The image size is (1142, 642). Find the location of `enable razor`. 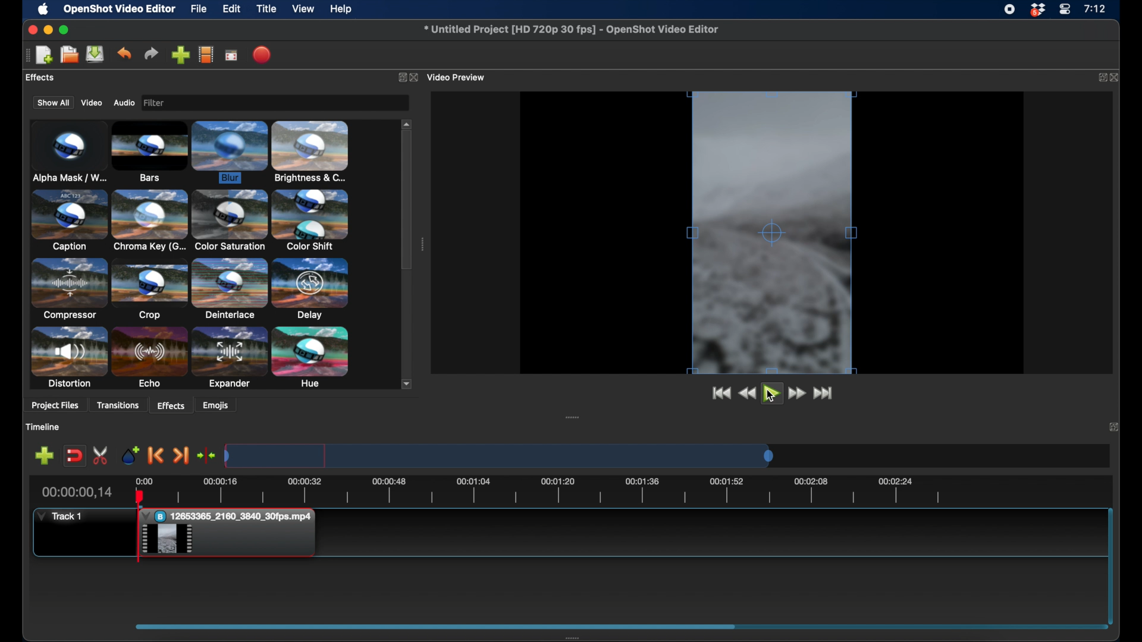

enable razor is located at coordinates (101, 455).